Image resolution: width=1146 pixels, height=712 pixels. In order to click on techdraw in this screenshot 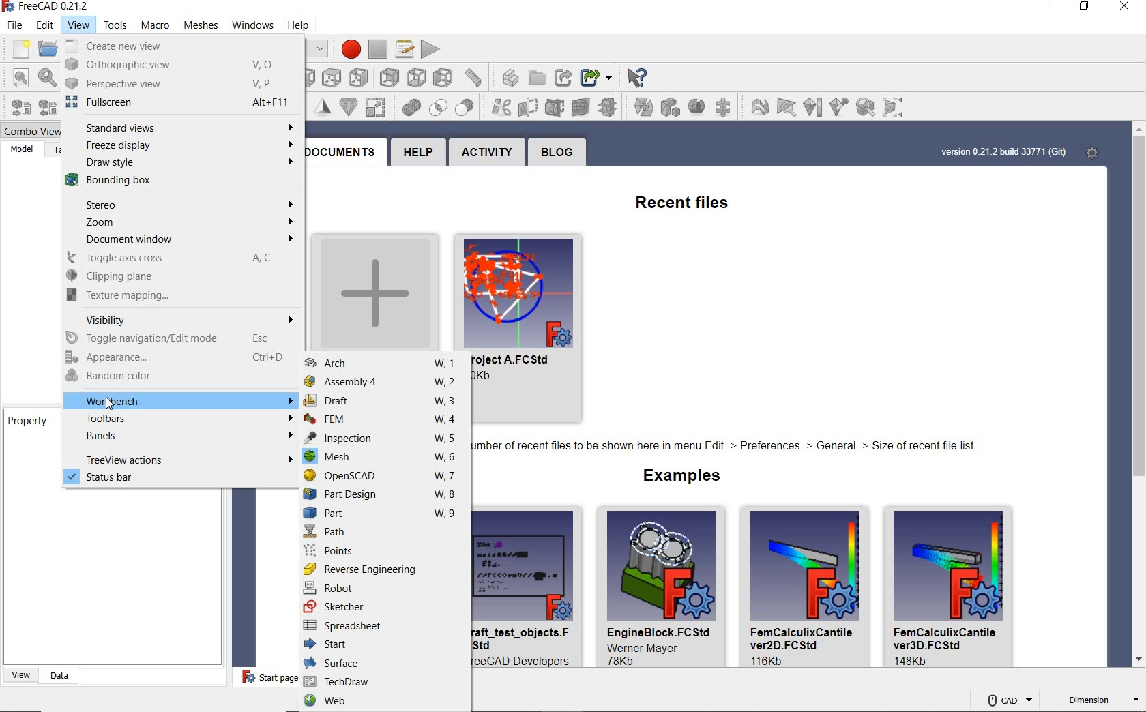, I will do `click(383, 681)`.